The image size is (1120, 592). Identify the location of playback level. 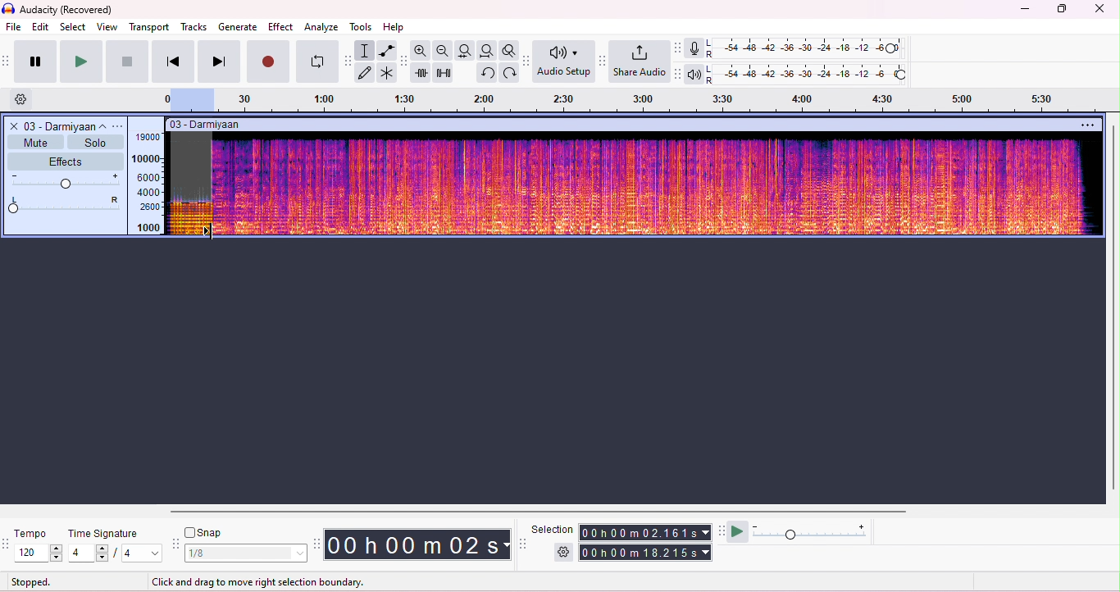
(810, 74).